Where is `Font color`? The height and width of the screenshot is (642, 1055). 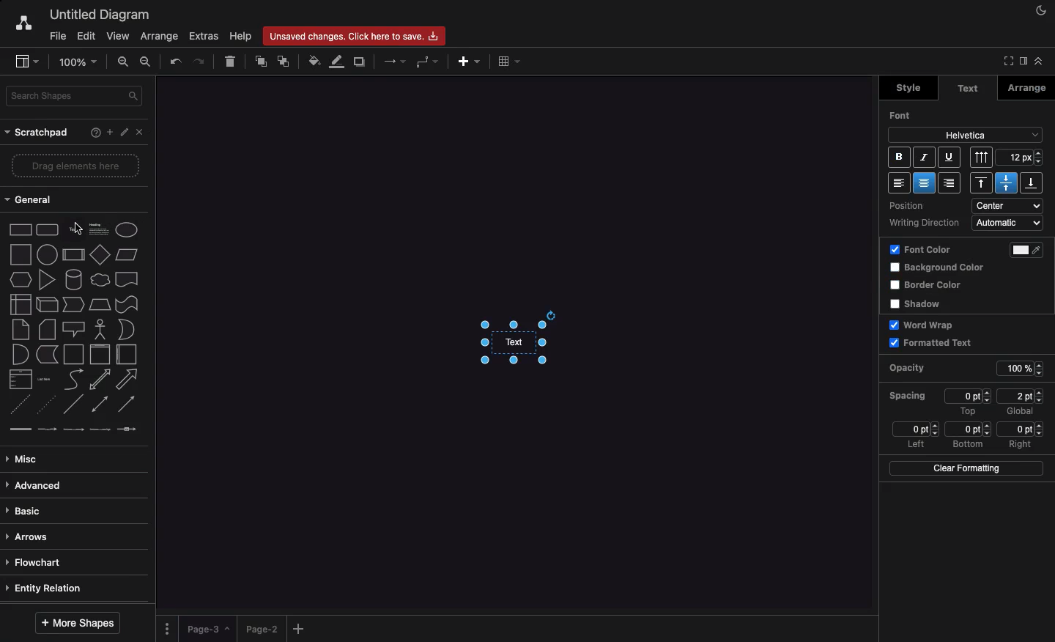
Font color is located at coordinates (921, 251).